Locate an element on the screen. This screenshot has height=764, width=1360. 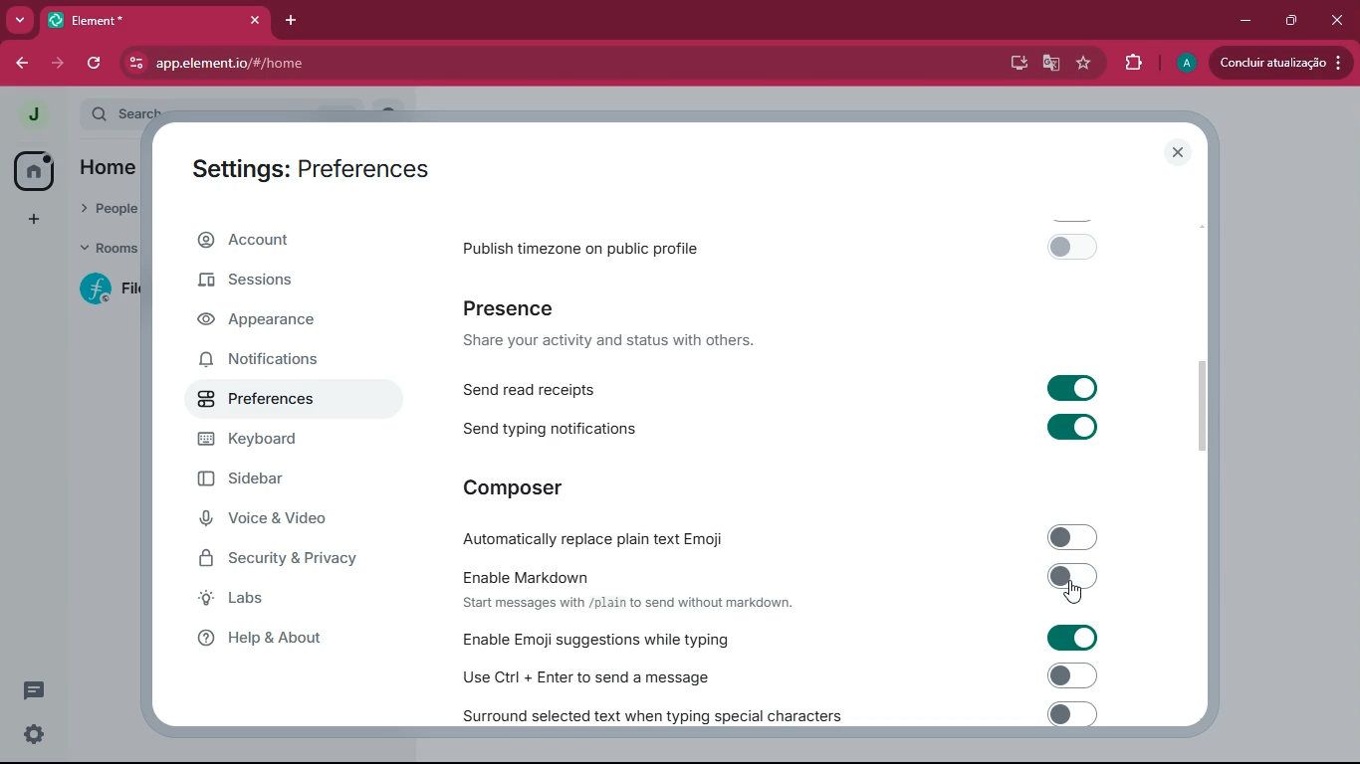
preferences is located at coordinates (272, 407).